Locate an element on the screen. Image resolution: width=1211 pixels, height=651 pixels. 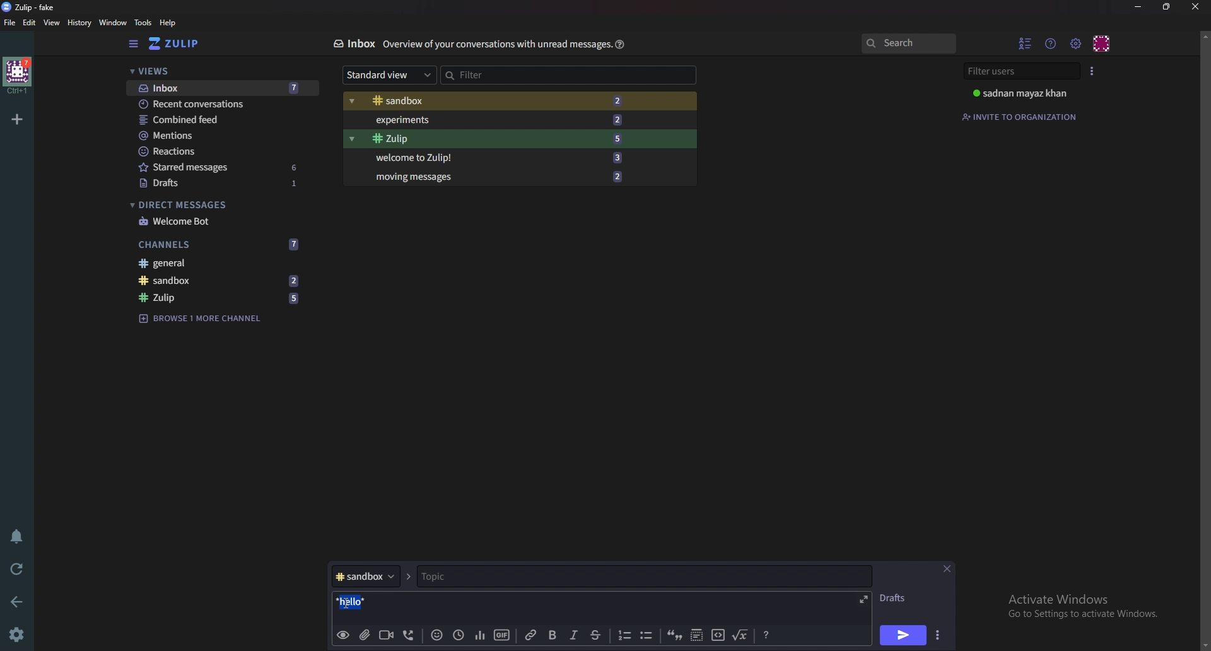
#Zulip 5 is located at coordinates (223, 296).